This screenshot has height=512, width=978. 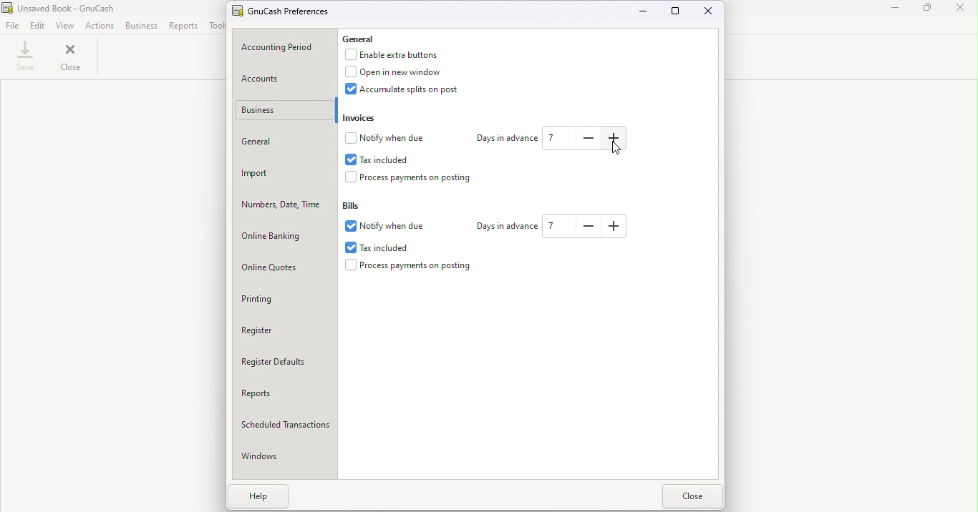 I want to click on File name, so click(x=64, y=8).